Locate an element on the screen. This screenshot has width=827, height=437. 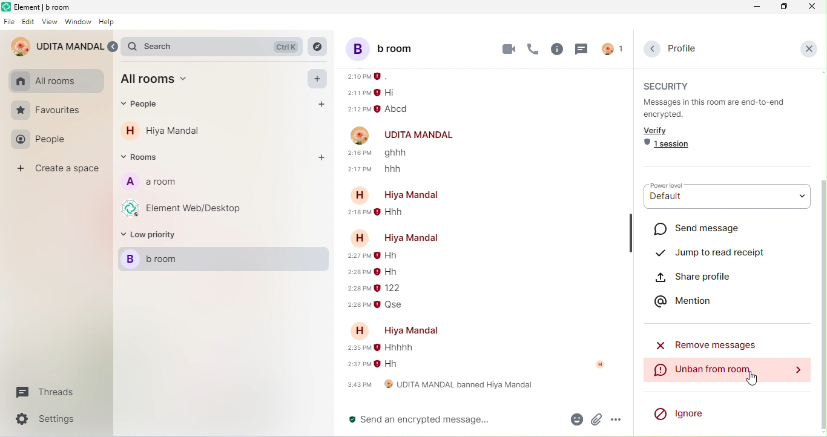
older message is located at coordinates (386, 95).